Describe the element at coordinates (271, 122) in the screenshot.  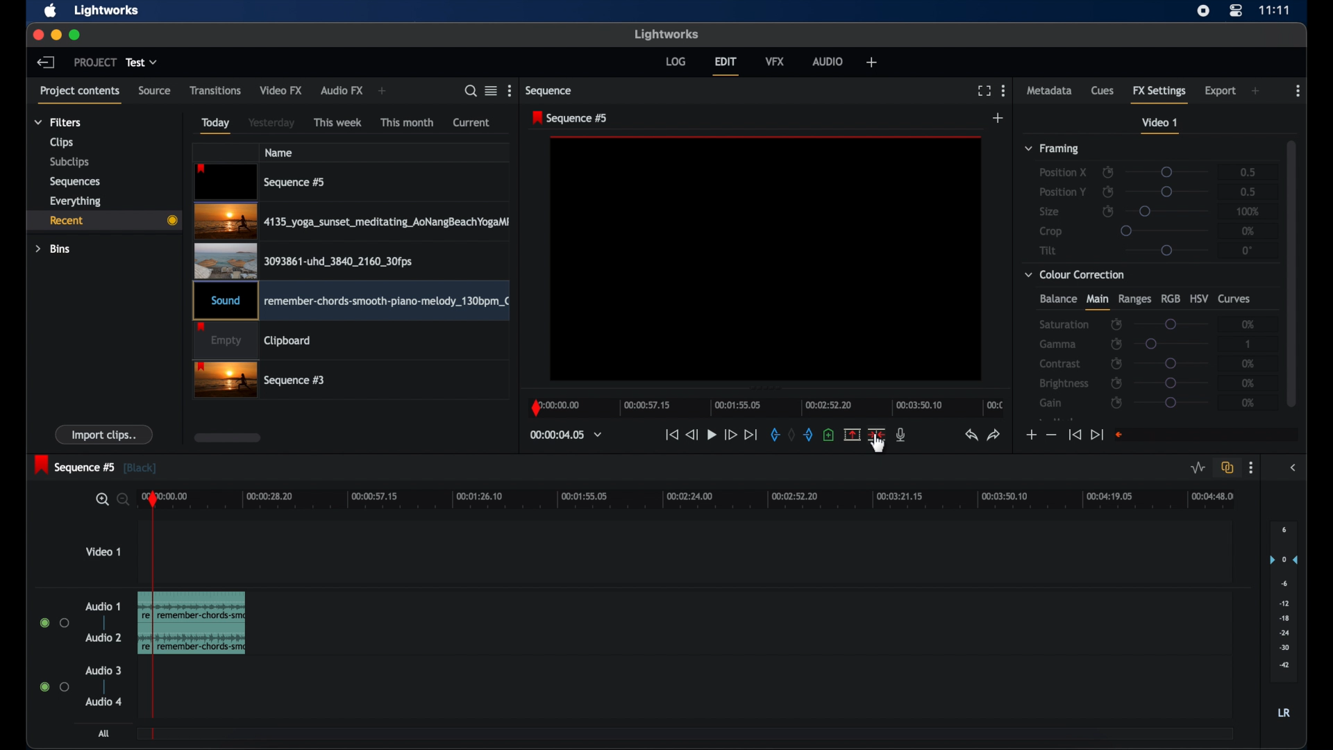
I see `yesterday` at that location.